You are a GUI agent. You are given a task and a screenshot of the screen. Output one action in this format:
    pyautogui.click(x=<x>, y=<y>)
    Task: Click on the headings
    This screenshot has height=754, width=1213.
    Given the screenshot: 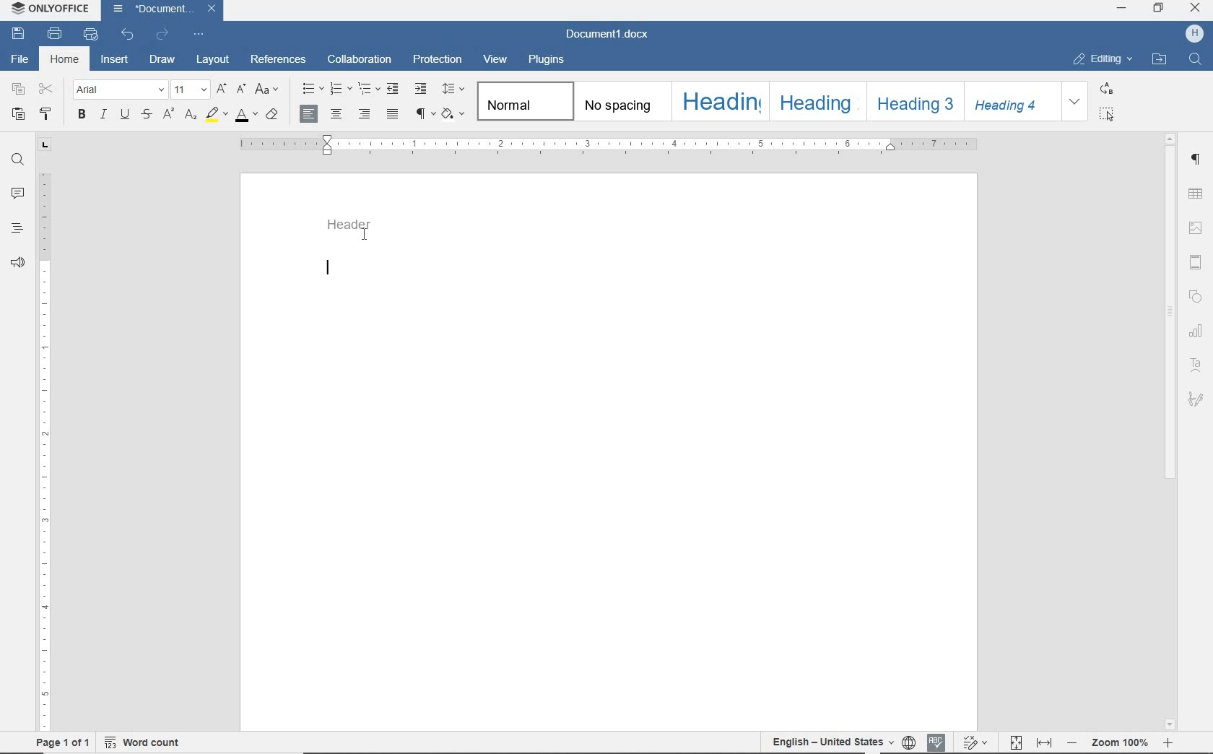 What is the action you would take?
    pyautogui.click(x=14, y=227)
    